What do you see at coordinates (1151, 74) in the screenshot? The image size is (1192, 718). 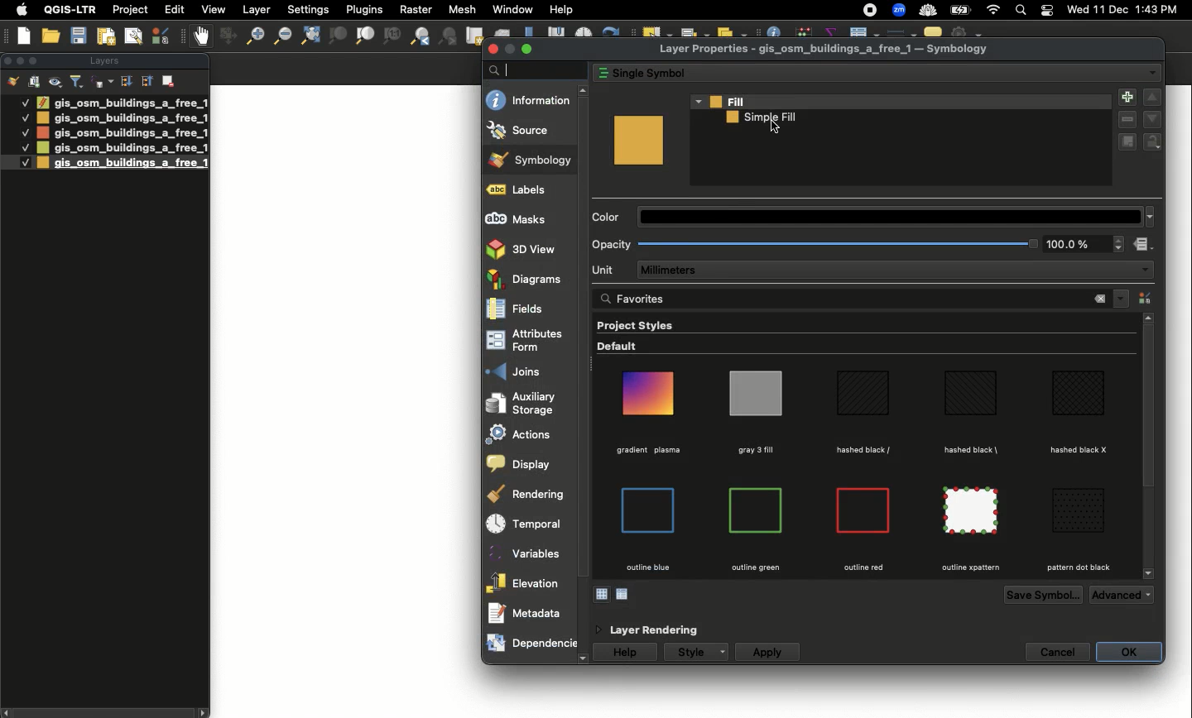 I see `Drop down` at bounding box center [1151, 74].